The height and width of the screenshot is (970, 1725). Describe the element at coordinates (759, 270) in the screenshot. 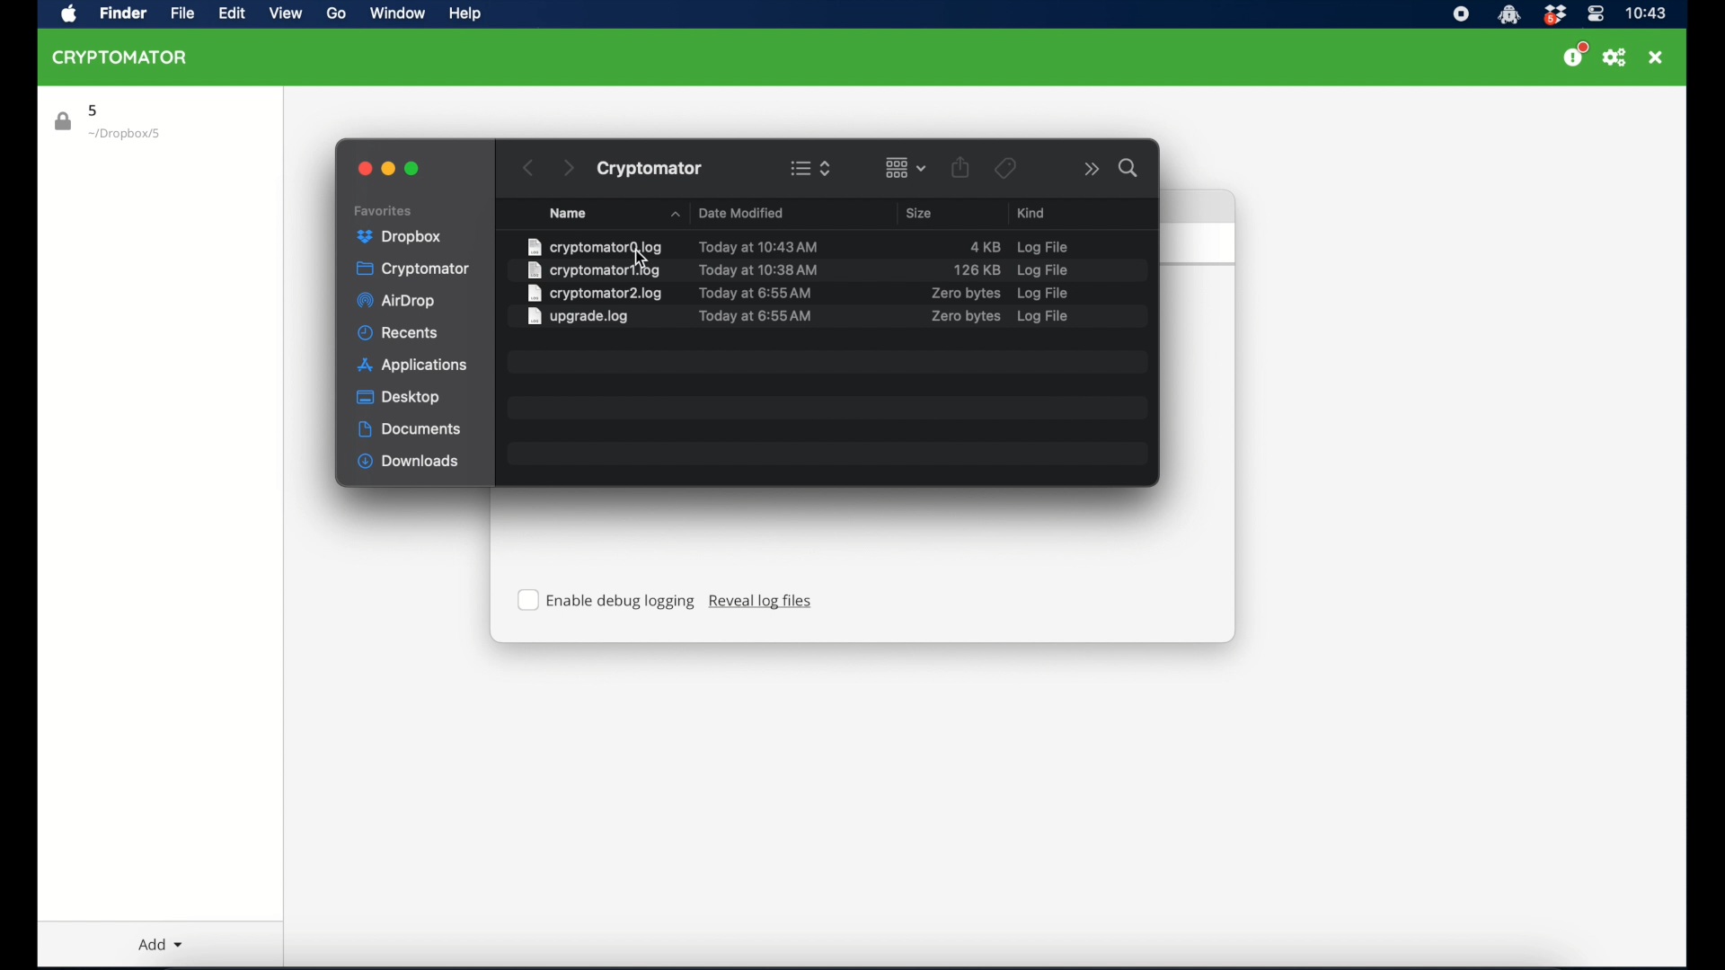

I see `date` at that location.